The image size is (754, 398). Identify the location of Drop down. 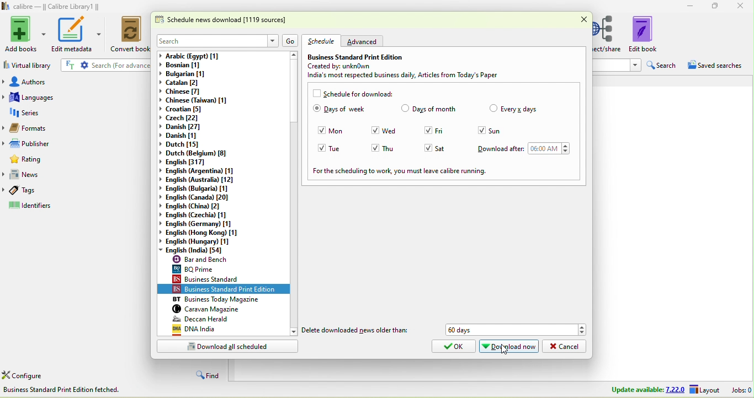
(582, 330).